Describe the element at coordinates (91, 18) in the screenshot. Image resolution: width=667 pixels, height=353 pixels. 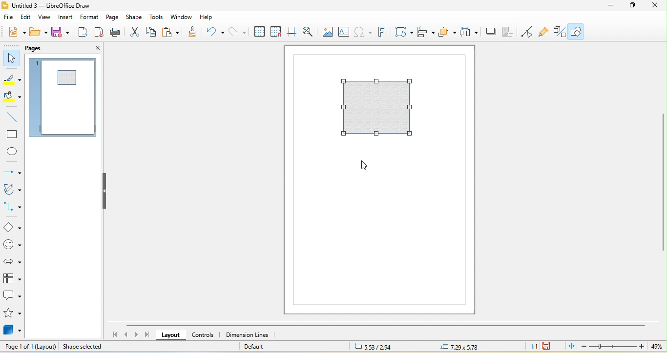
I see `format` at that location.